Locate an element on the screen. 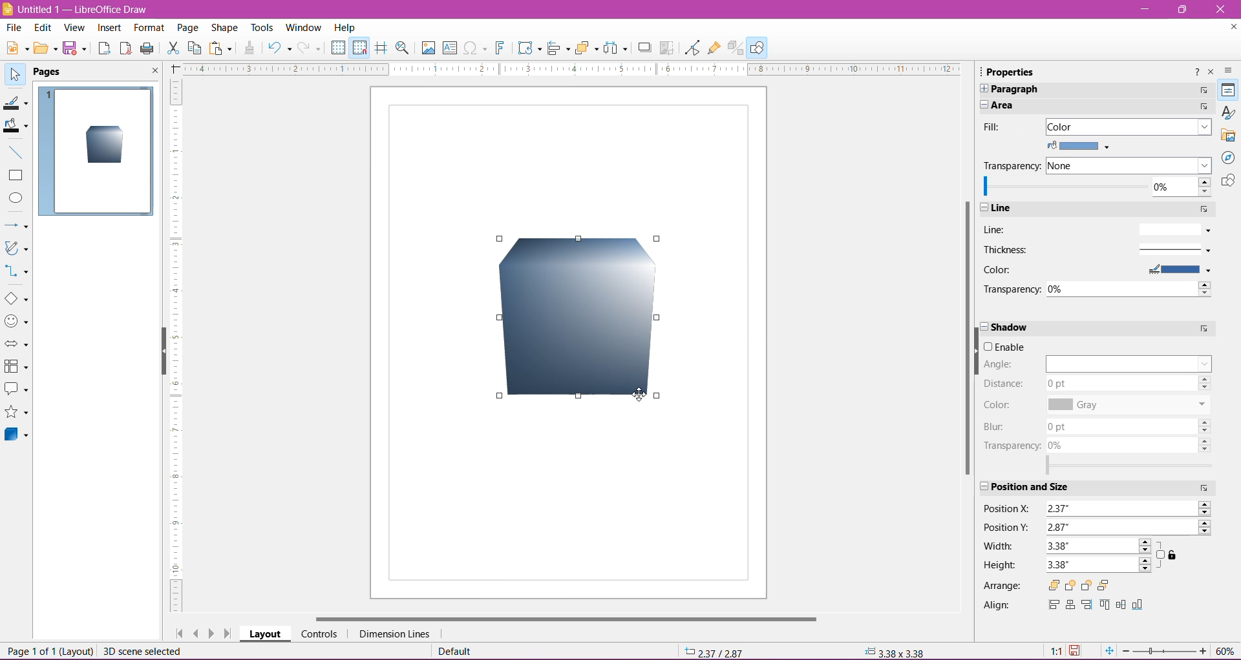 The image size is (1241, 660). Enter a height for selected object is located at coordinates (1098, 565).